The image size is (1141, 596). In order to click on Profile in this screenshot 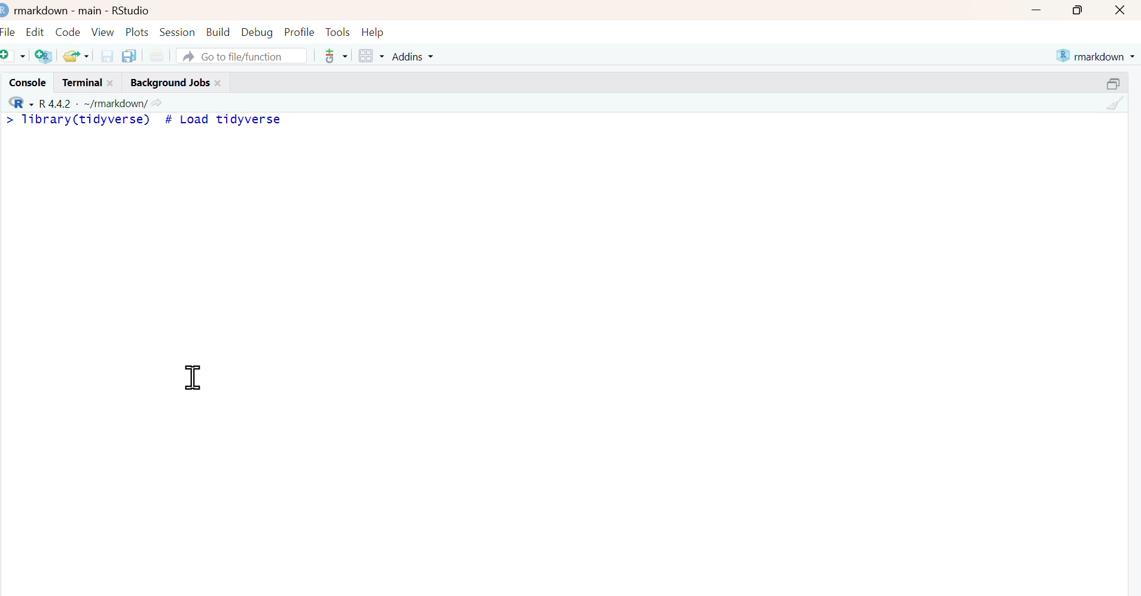, I will do `click(299, 31)`.